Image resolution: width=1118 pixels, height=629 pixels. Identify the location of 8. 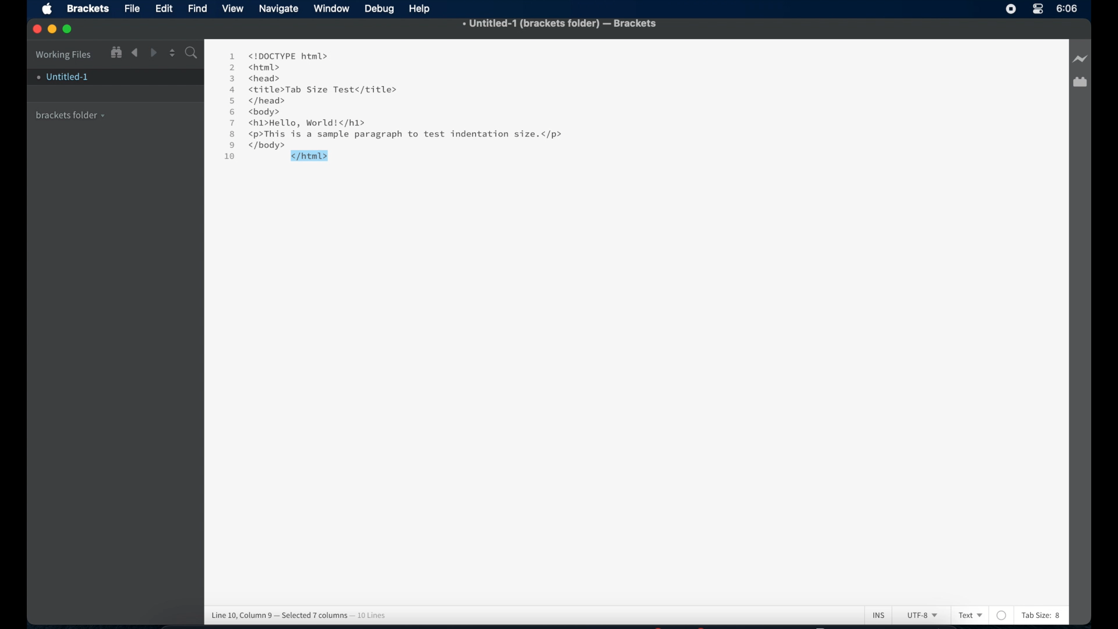
(1059, 616).